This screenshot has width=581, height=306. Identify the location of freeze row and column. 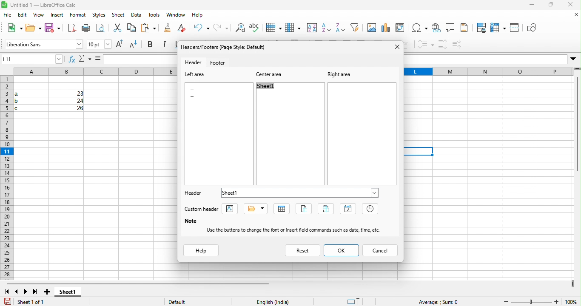
(496, 28).